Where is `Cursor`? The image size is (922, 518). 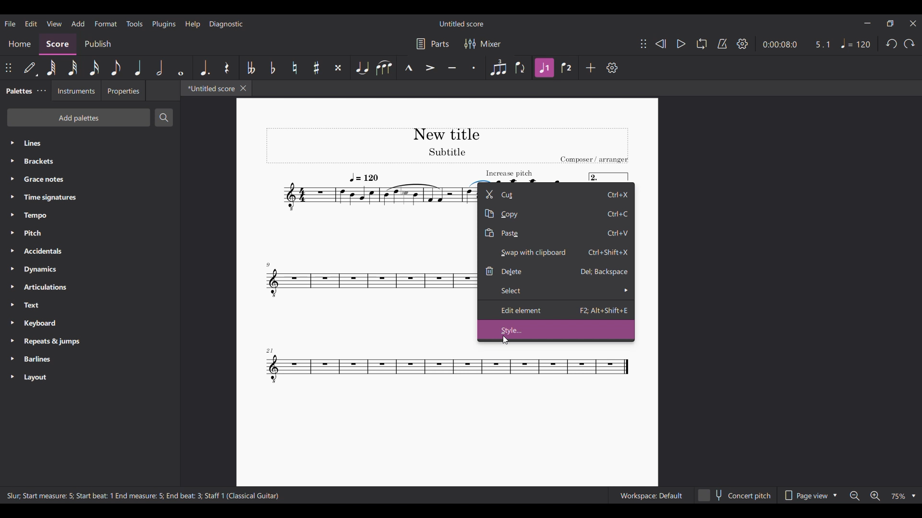 Cursor is located at coordinates (506, 340).